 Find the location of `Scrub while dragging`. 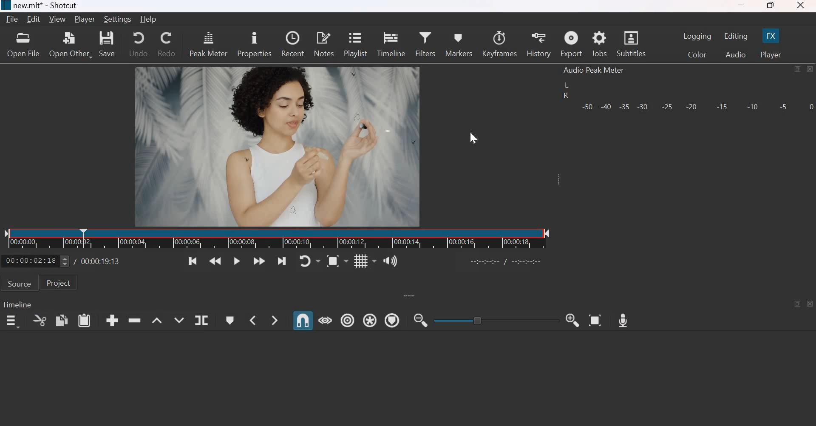

Scrub while dragging is located at coordinates (325, 320).